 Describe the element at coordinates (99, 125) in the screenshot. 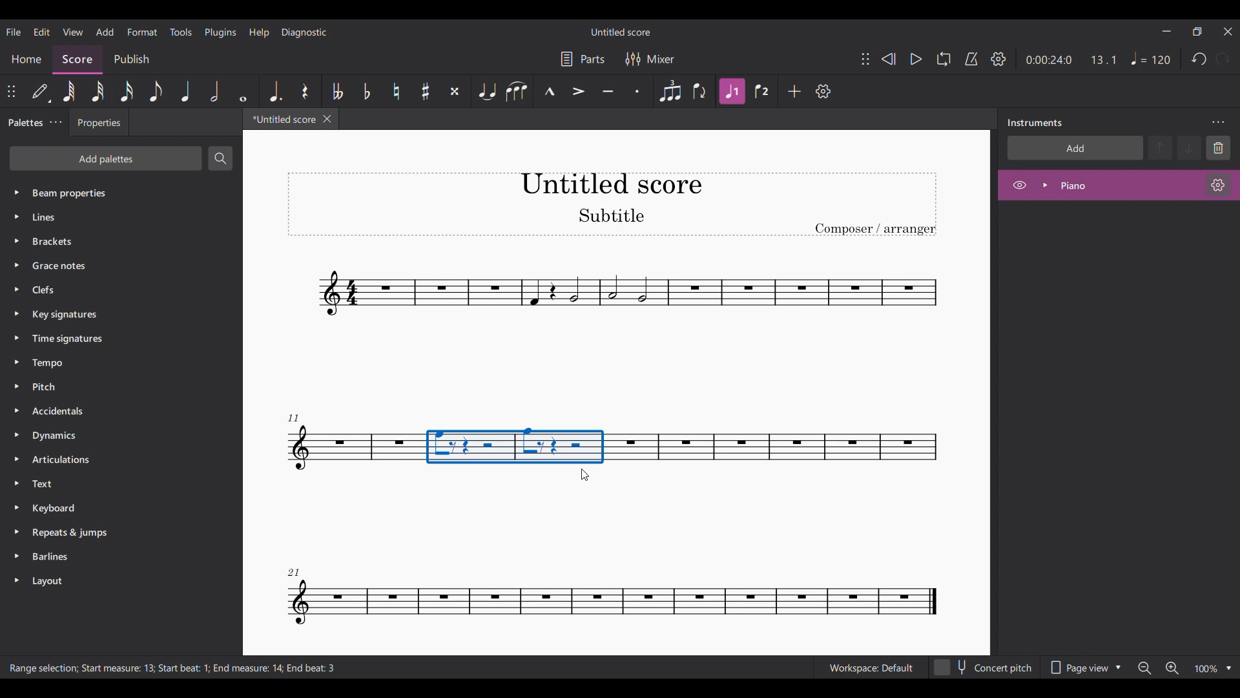

I see `Properties panel` at that location.